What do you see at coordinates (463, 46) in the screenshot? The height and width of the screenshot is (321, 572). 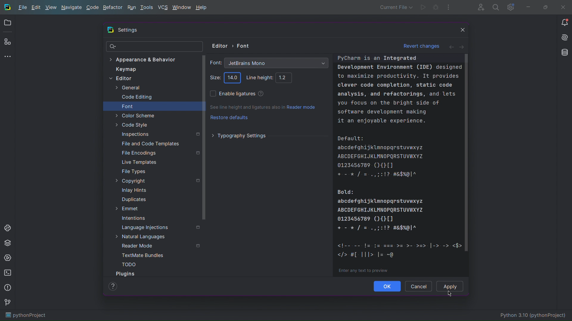 I see `Next` at bounding box center [463, 46].